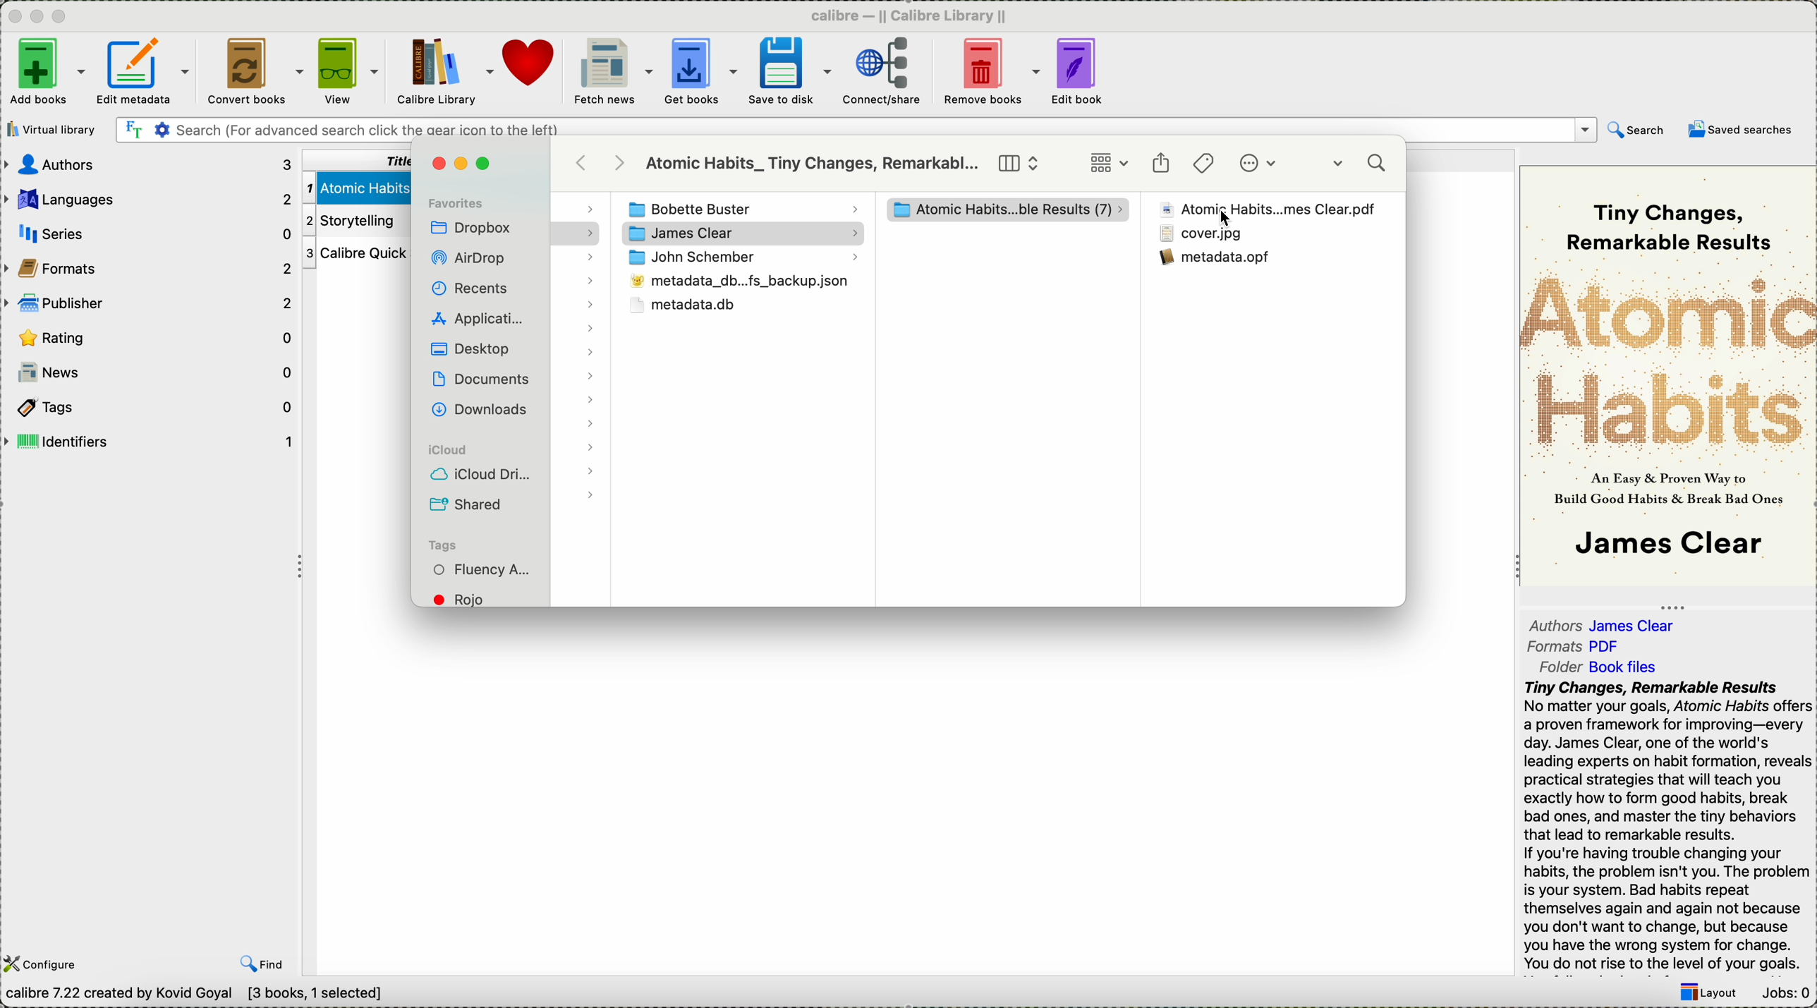  Describe the element at coordinates (1217, 257) in the screenshot. I see `metadata.opf` at that location.